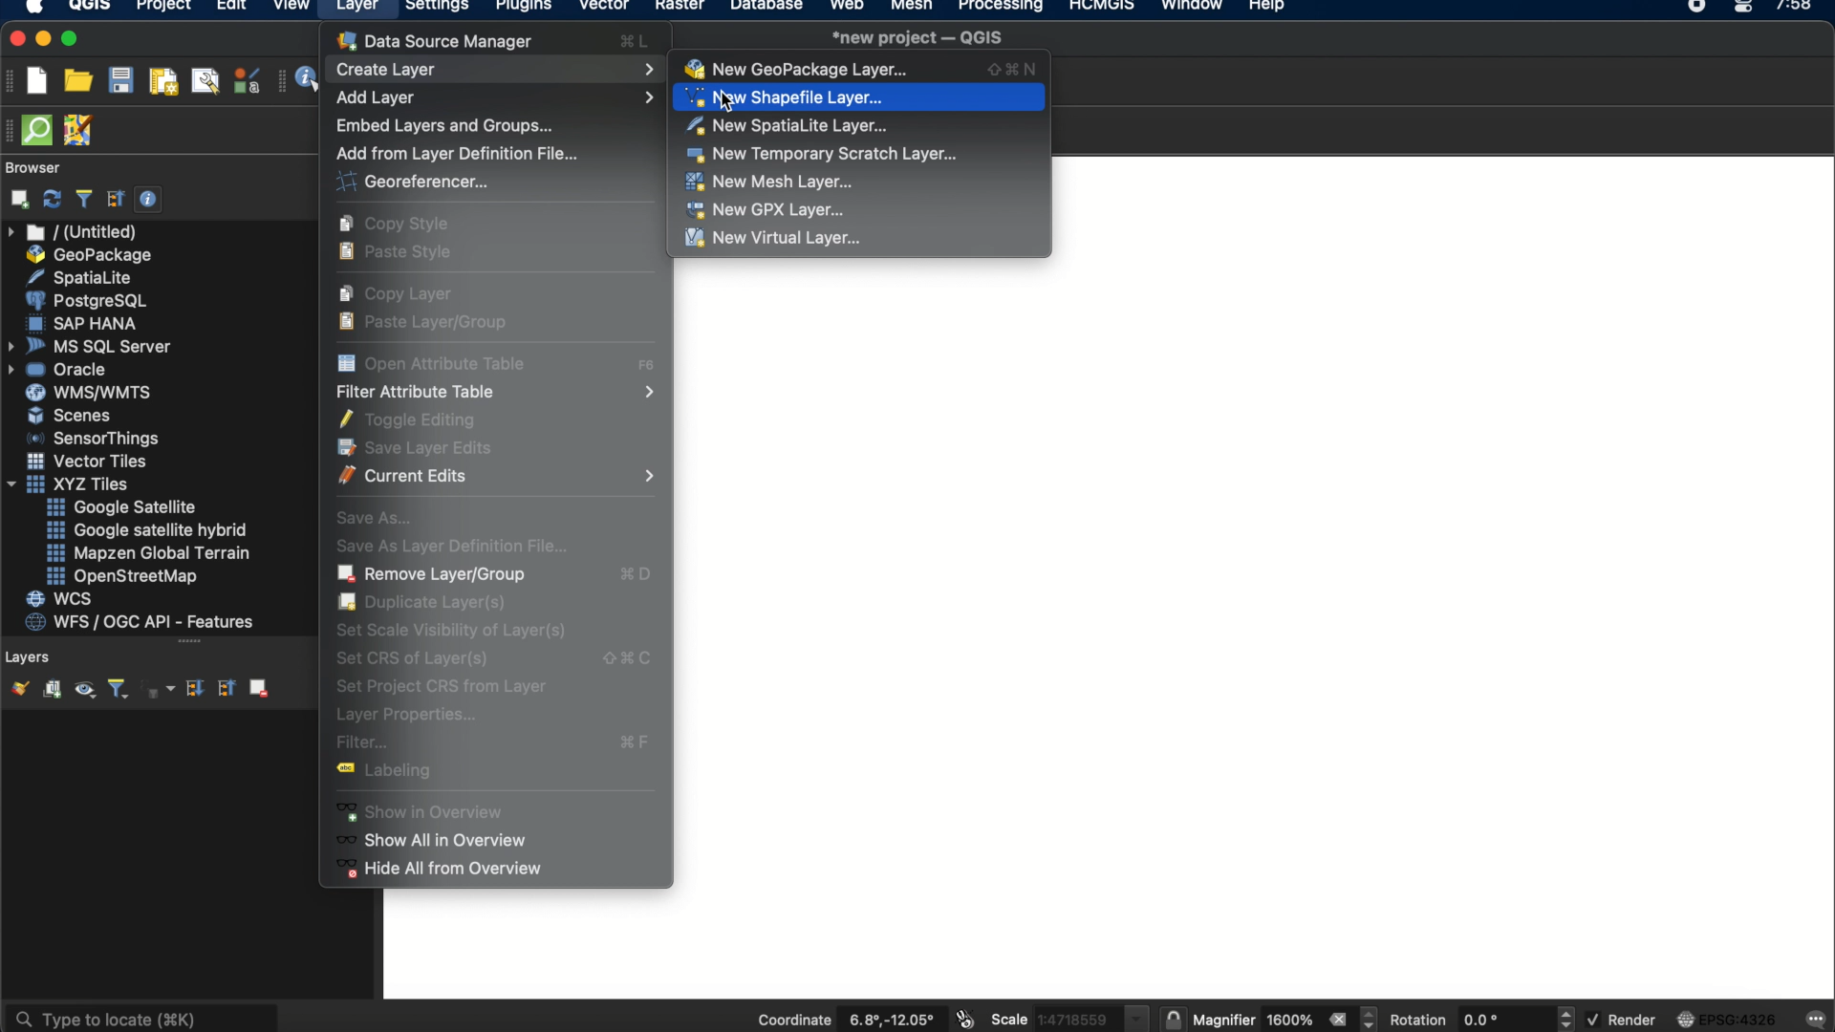 The image size is (1835, 1032). I want to click on spatialite, so click(83, 277).